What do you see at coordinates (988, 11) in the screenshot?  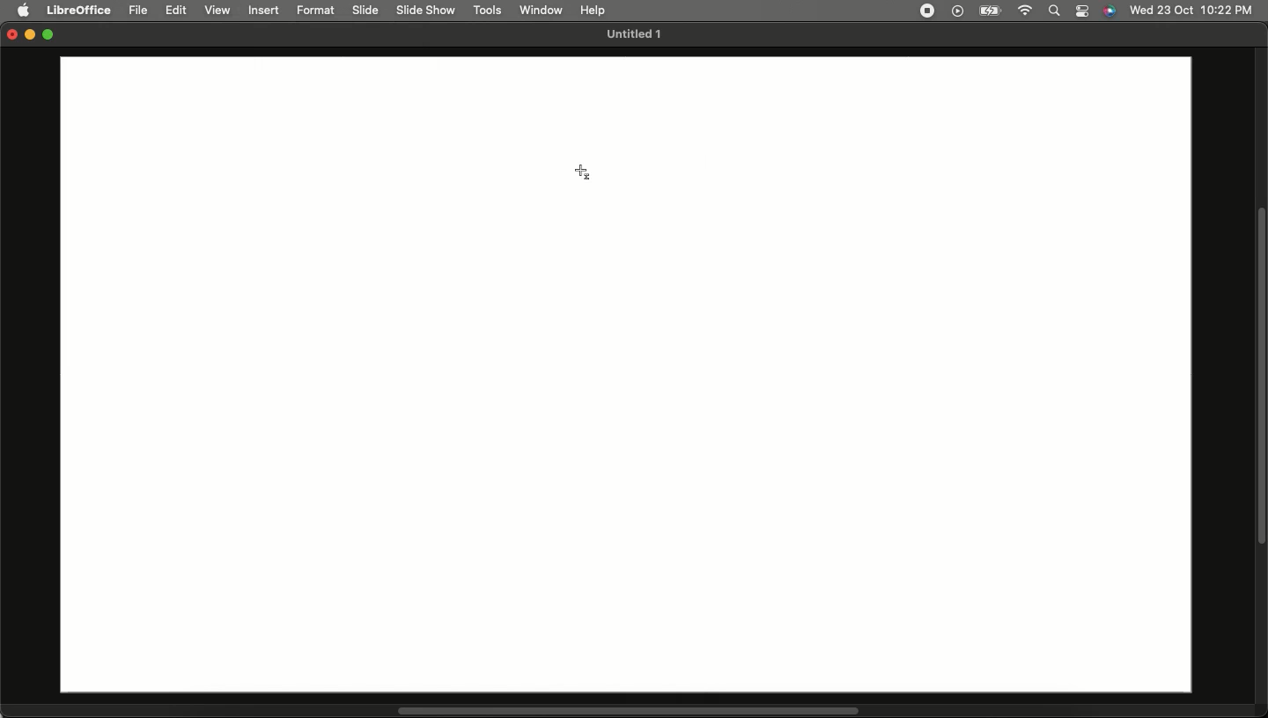 I see `Charge` at bounding box center [988, 11].